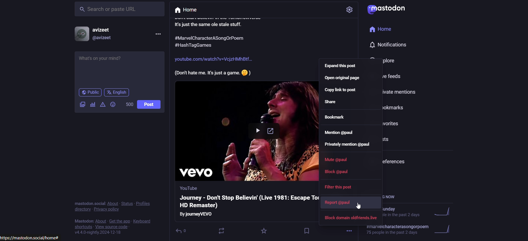  I want to click on add a poll, so click(93, 105).